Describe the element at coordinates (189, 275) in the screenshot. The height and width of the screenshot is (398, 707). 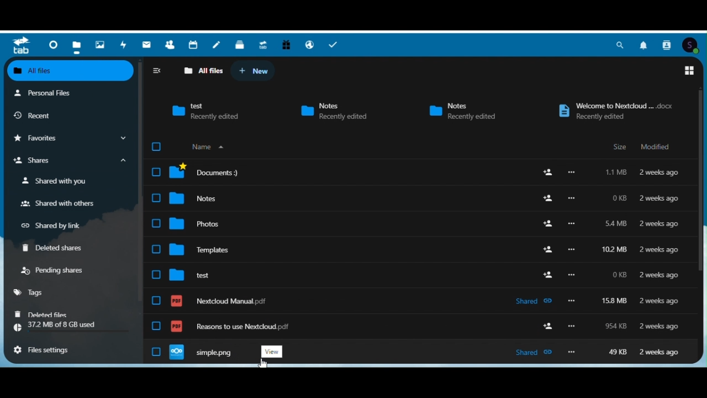
I see `test` at that location.